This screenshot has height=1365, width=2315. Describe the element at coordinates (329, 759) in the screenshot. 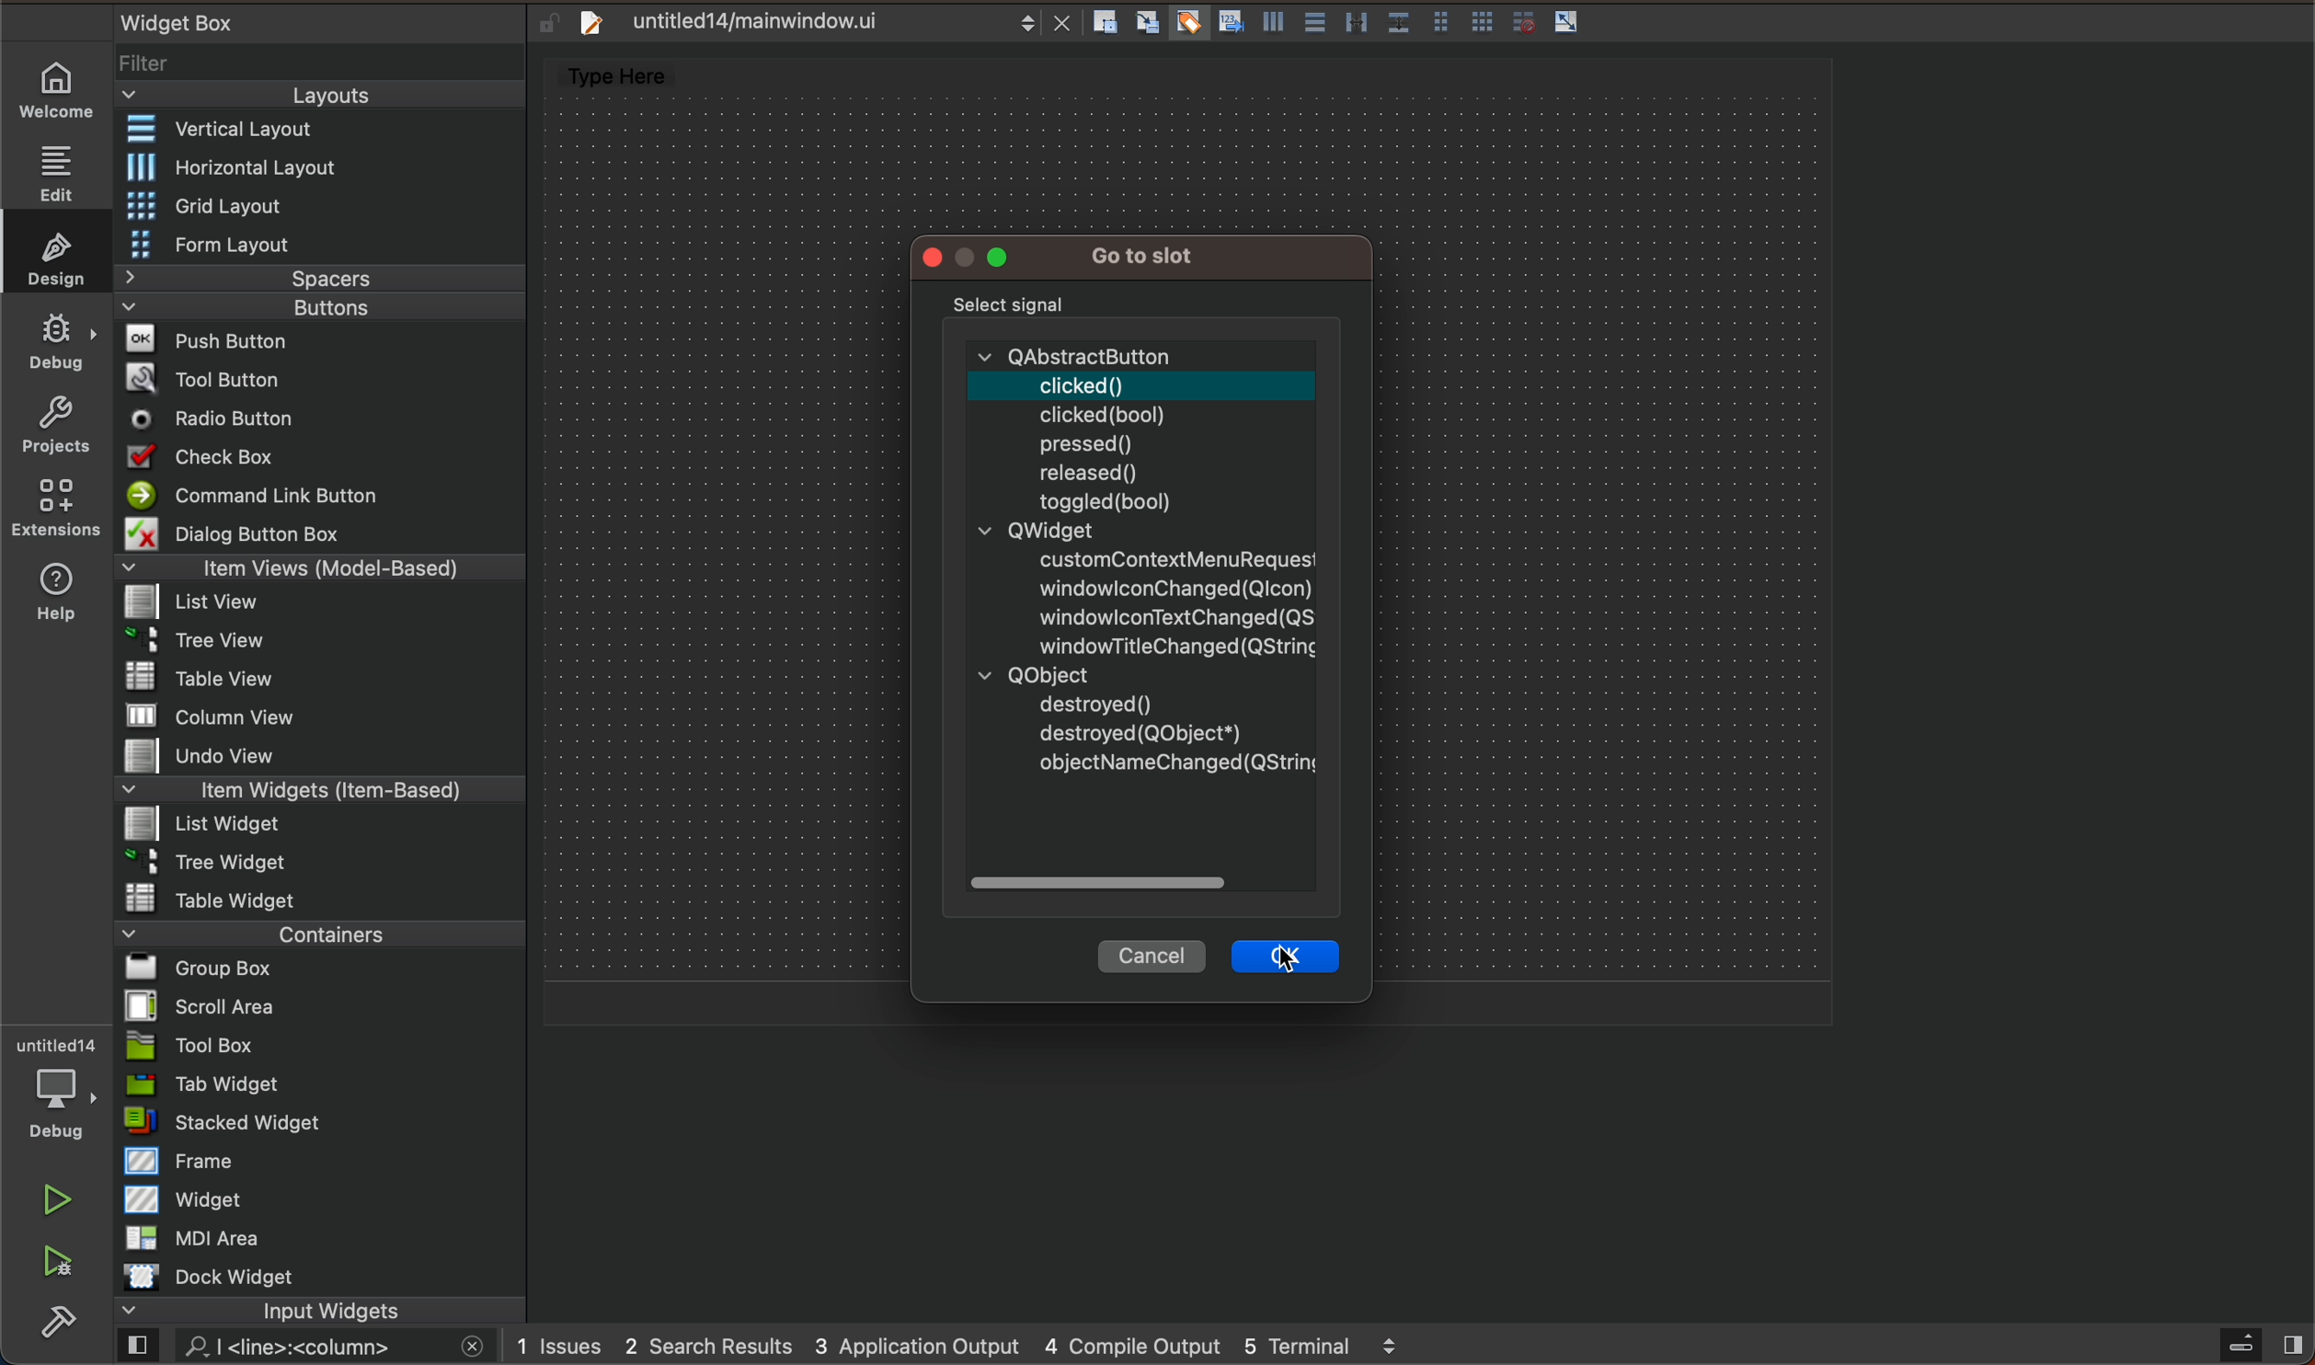

I see `undo view` at that location.